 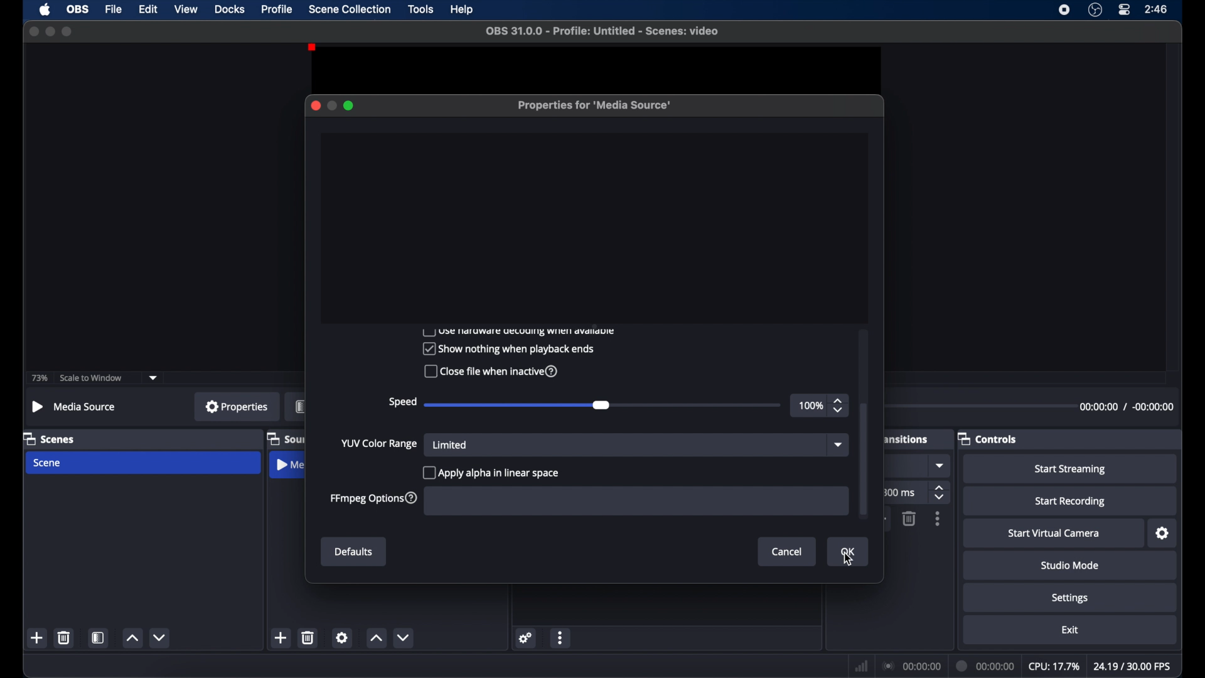 I want to click on close, so click(x=315, y=105).